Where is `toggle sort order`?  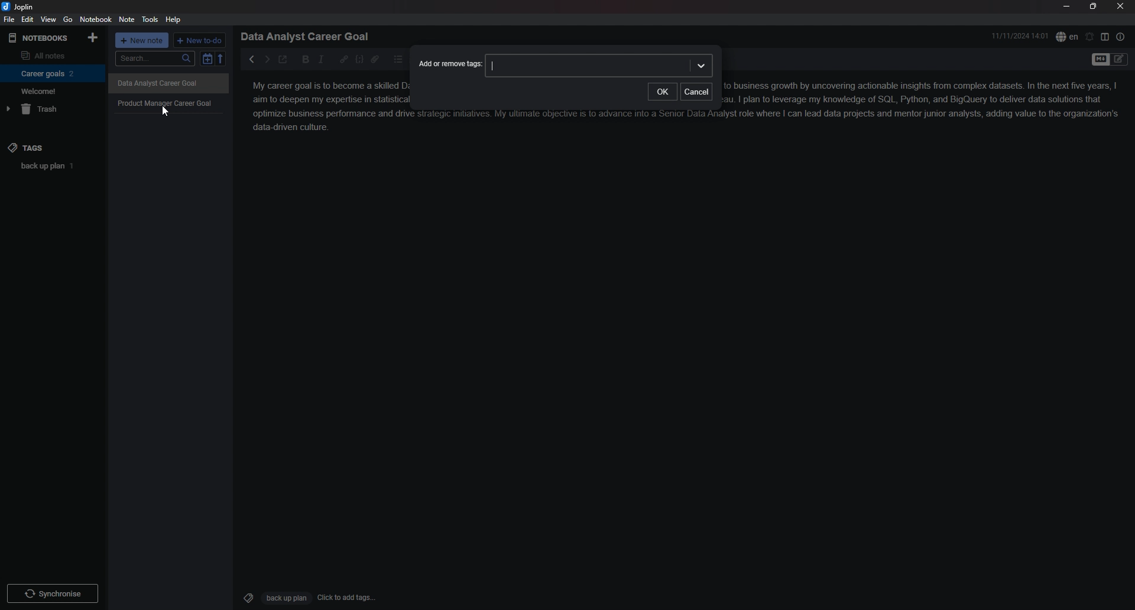 toggle sort order is located at coordinates (207, 59).